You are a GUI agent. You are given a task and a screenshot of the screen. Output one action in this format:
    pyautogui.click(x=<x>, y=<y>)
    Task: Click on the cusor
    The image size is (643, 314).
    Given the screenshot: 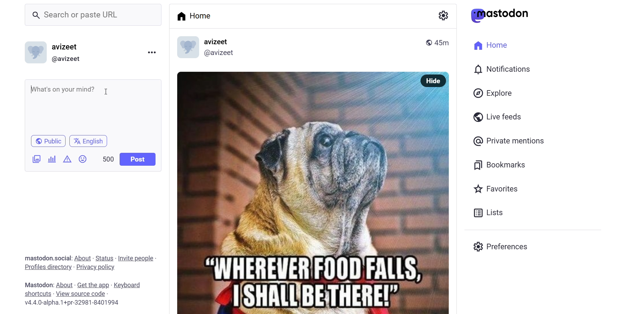 What is the action you would take?
    pyautogui.click(x=107, y=91)
    